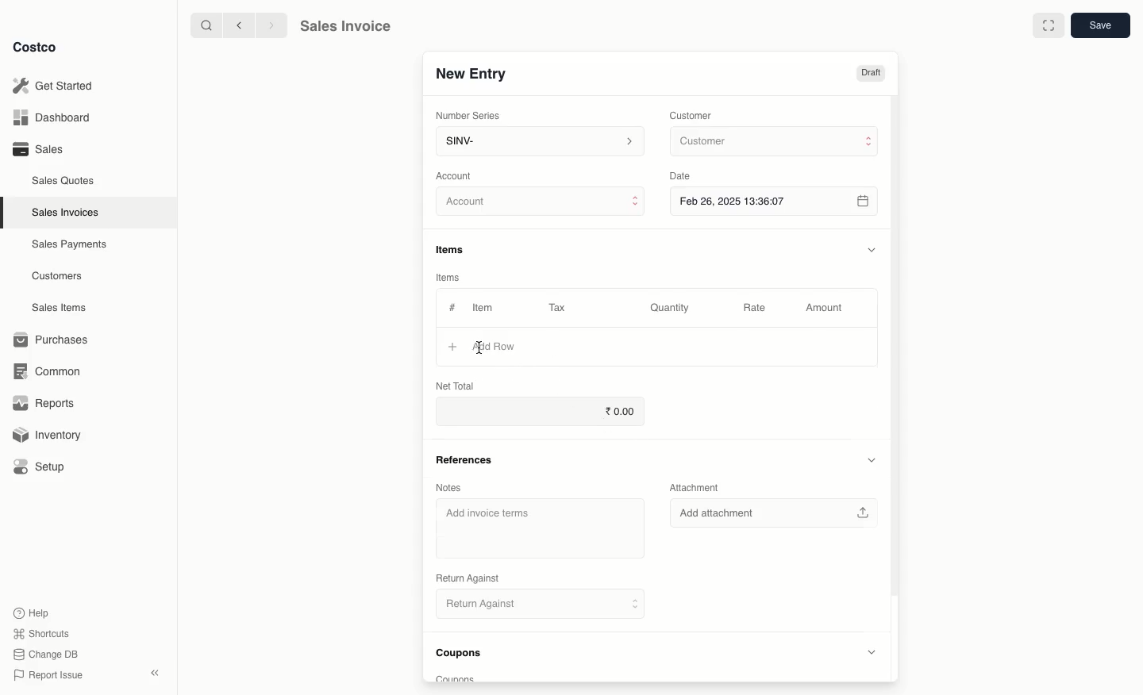 Image resolution: width=1143 pixels, height=695 pixels. Describe the element at coordinates (57, 275) in the screenshot. I see `Customers` at that location.